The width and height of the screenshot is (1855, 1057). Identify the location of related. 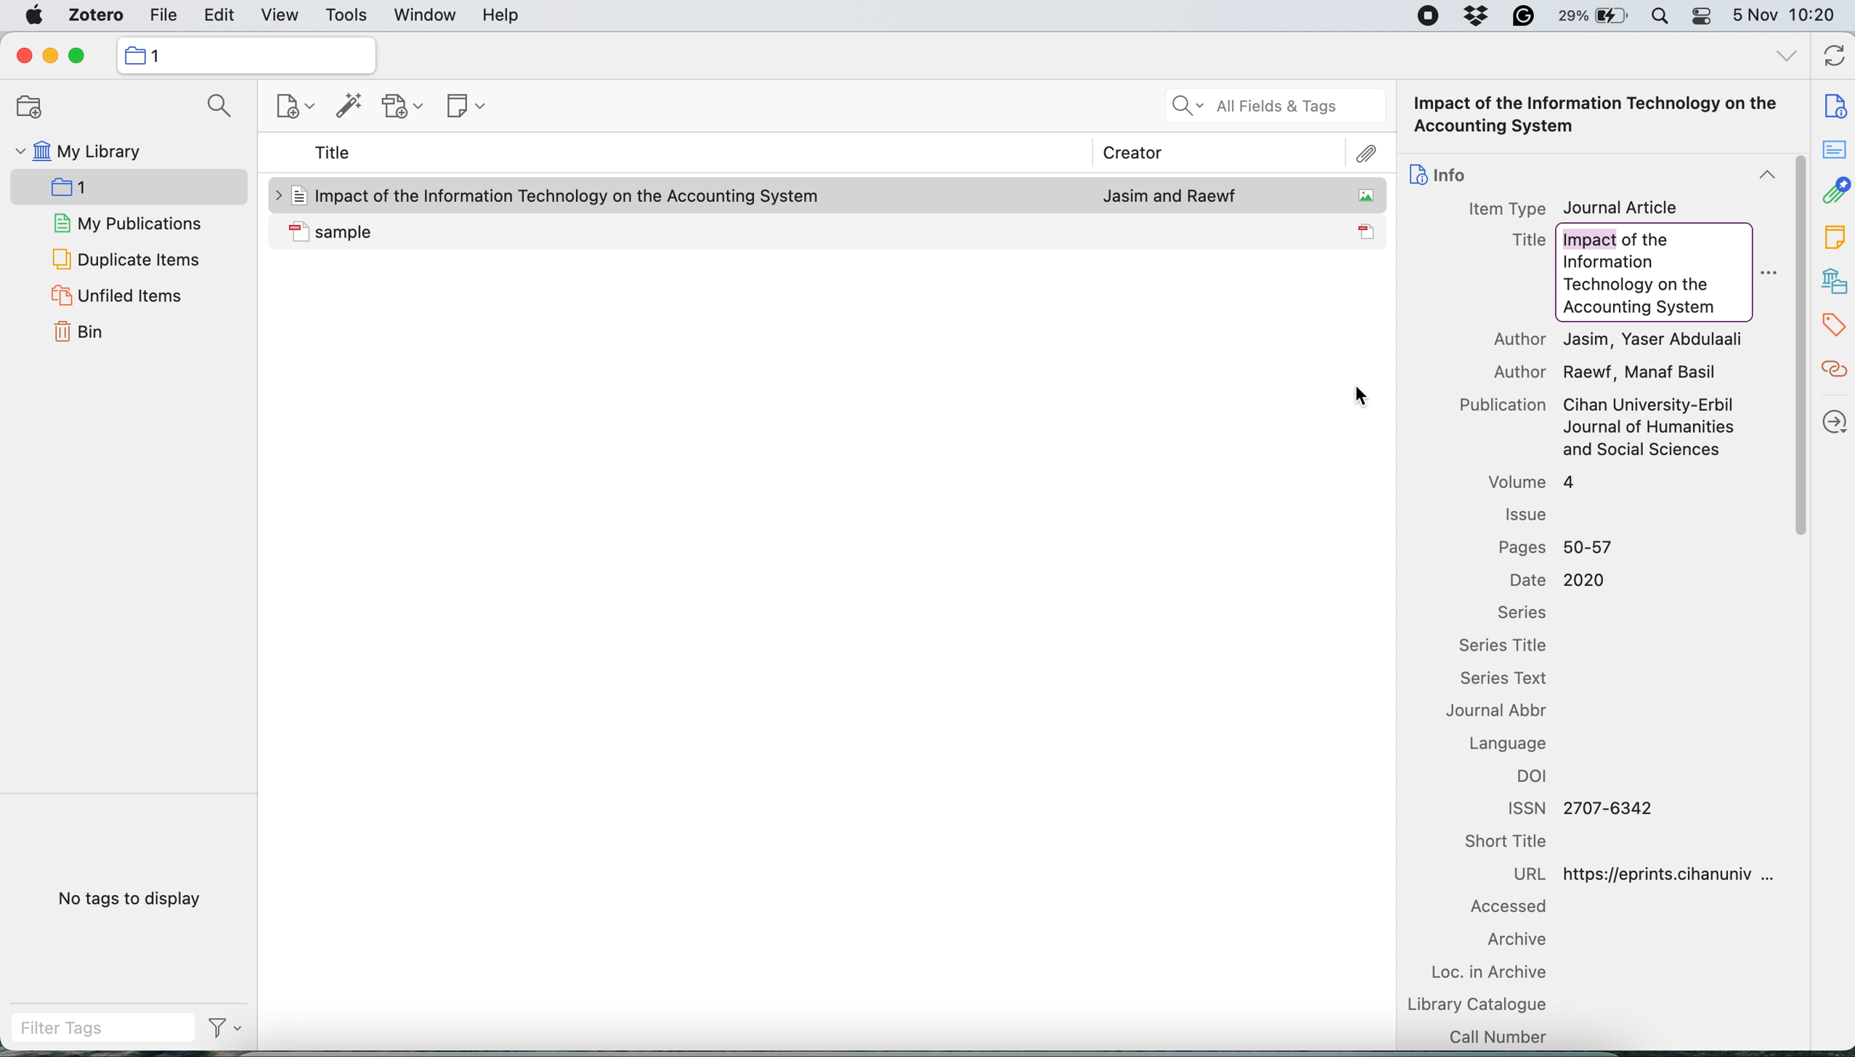
(1833, 372).